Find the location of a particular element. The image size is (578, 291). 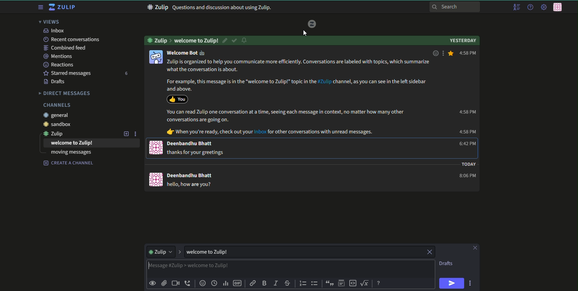

upload files is located at coordinates (164, 283).